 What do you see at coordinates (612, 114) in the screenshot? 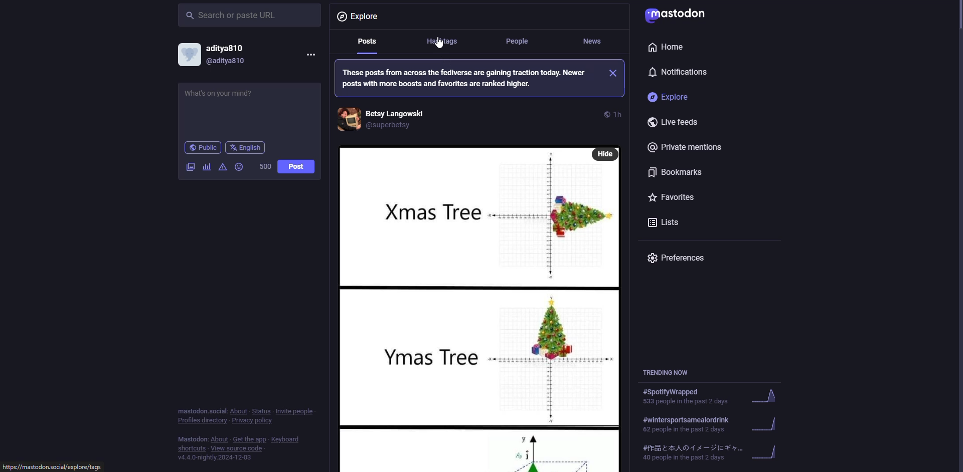
I see `time` at bounding box center [612, 114].